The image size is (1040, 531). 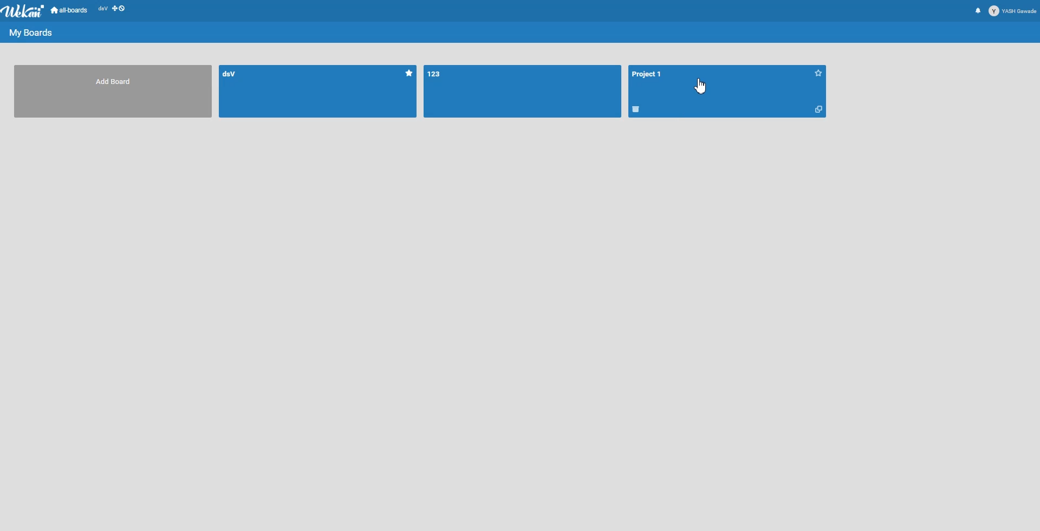 What do you see at coordinates (636, 109) in the screenshot?
I see `Delete Board` at bounding box center [636, 109].